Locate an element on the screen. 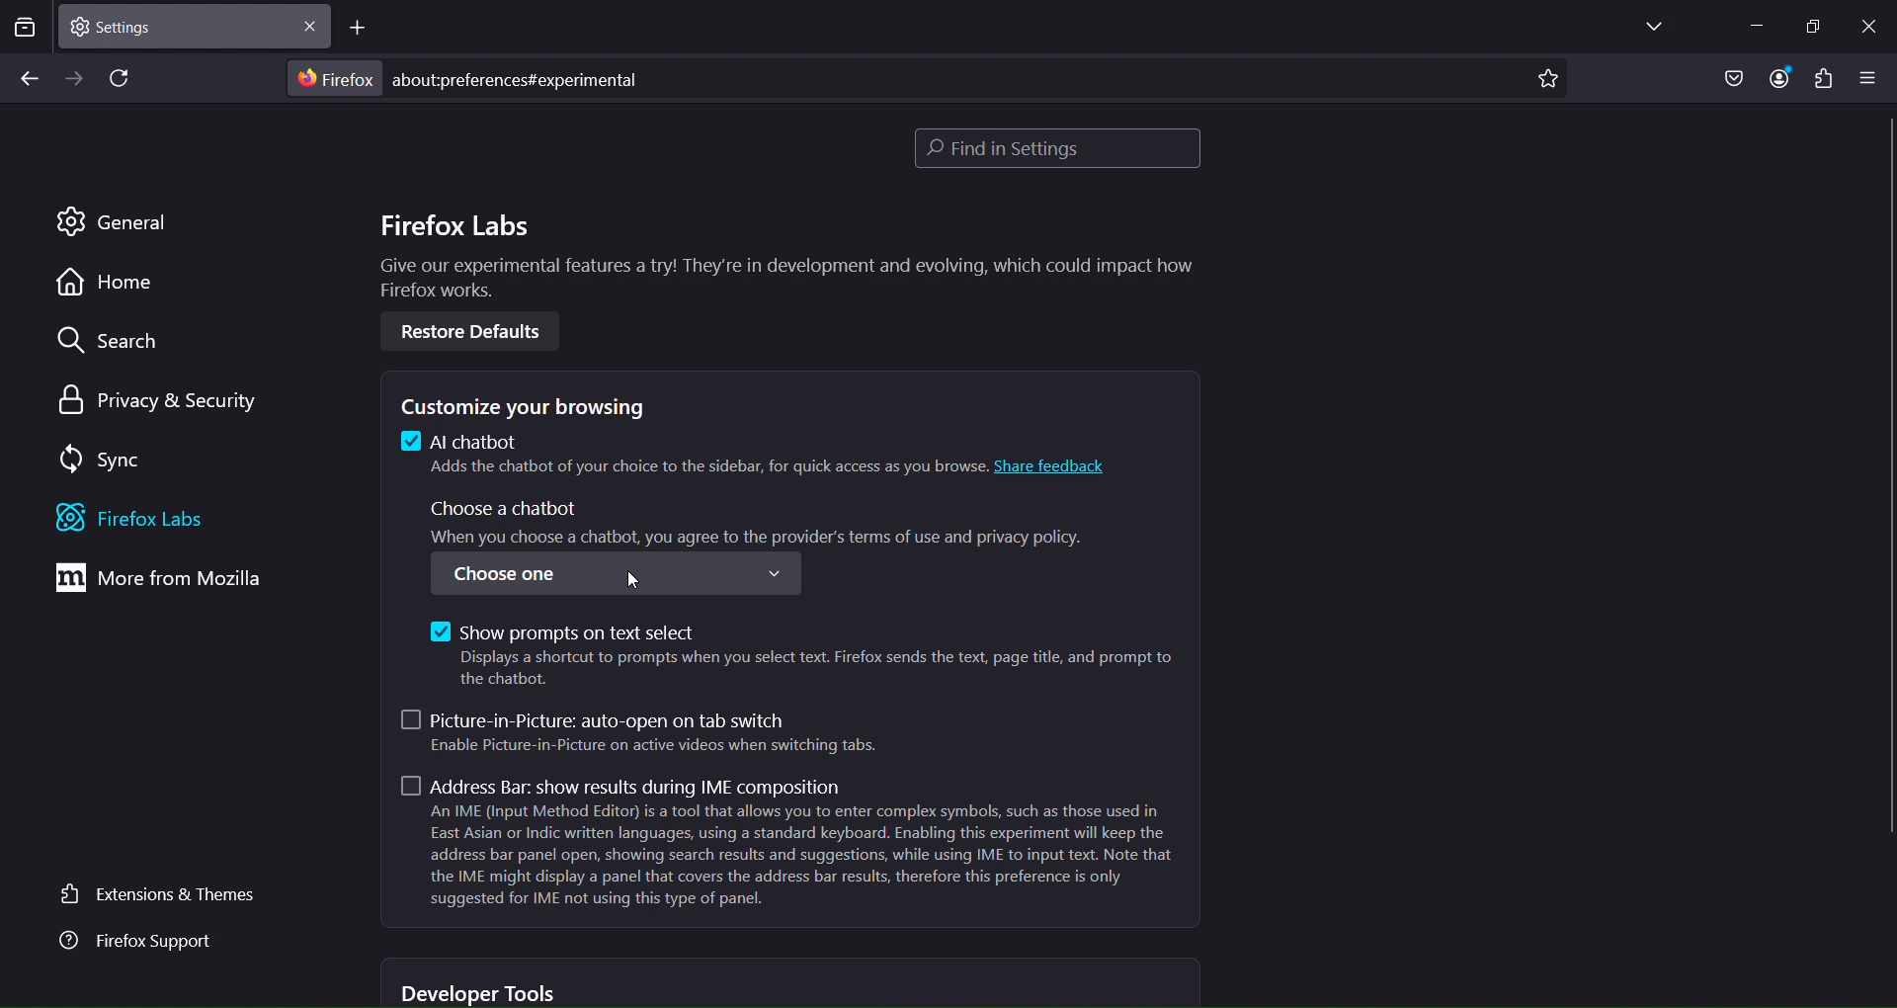 The width and height of the screenshot is (1897, 1008). [J Address Bar: show results during IME composition
An IME (Input Method Editor) is a tool that allows you to enter complex symbols, such as those used in
East Asian or Indic written languages, using a standard keyboard. Enabling this experiment will keep the
address bar panel open, showing search results and suggestions, while using IME to input text. Note that
the IME might display a panel that covers the address bar results, therefore this preference is only
suggested for IME not using this type of panel. is located at coordinates (787, 844).